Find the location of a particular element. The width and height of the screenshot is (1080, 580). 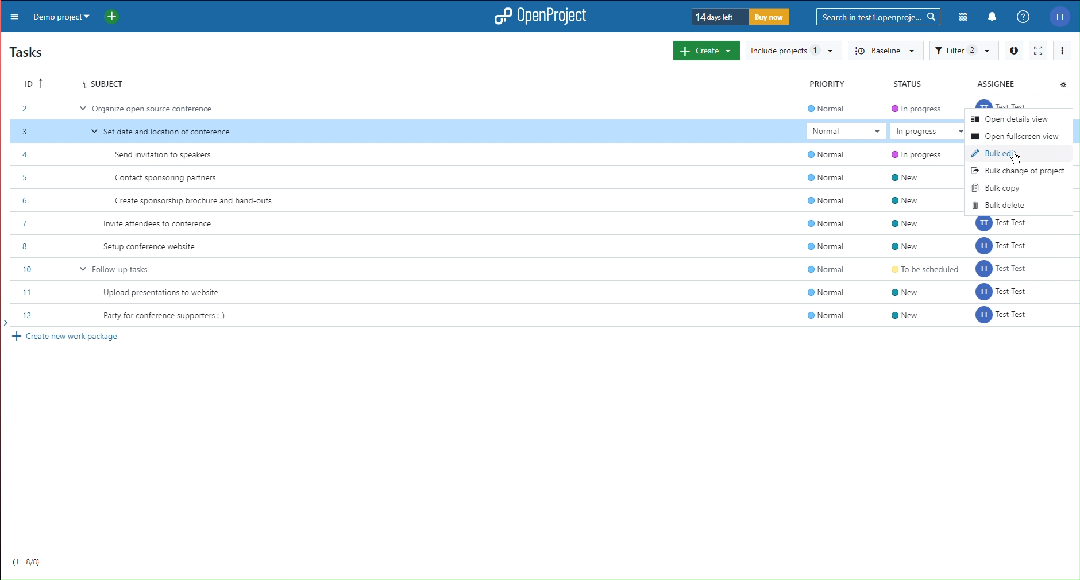

Follow-up tasks is located at coordinates (118, 268).